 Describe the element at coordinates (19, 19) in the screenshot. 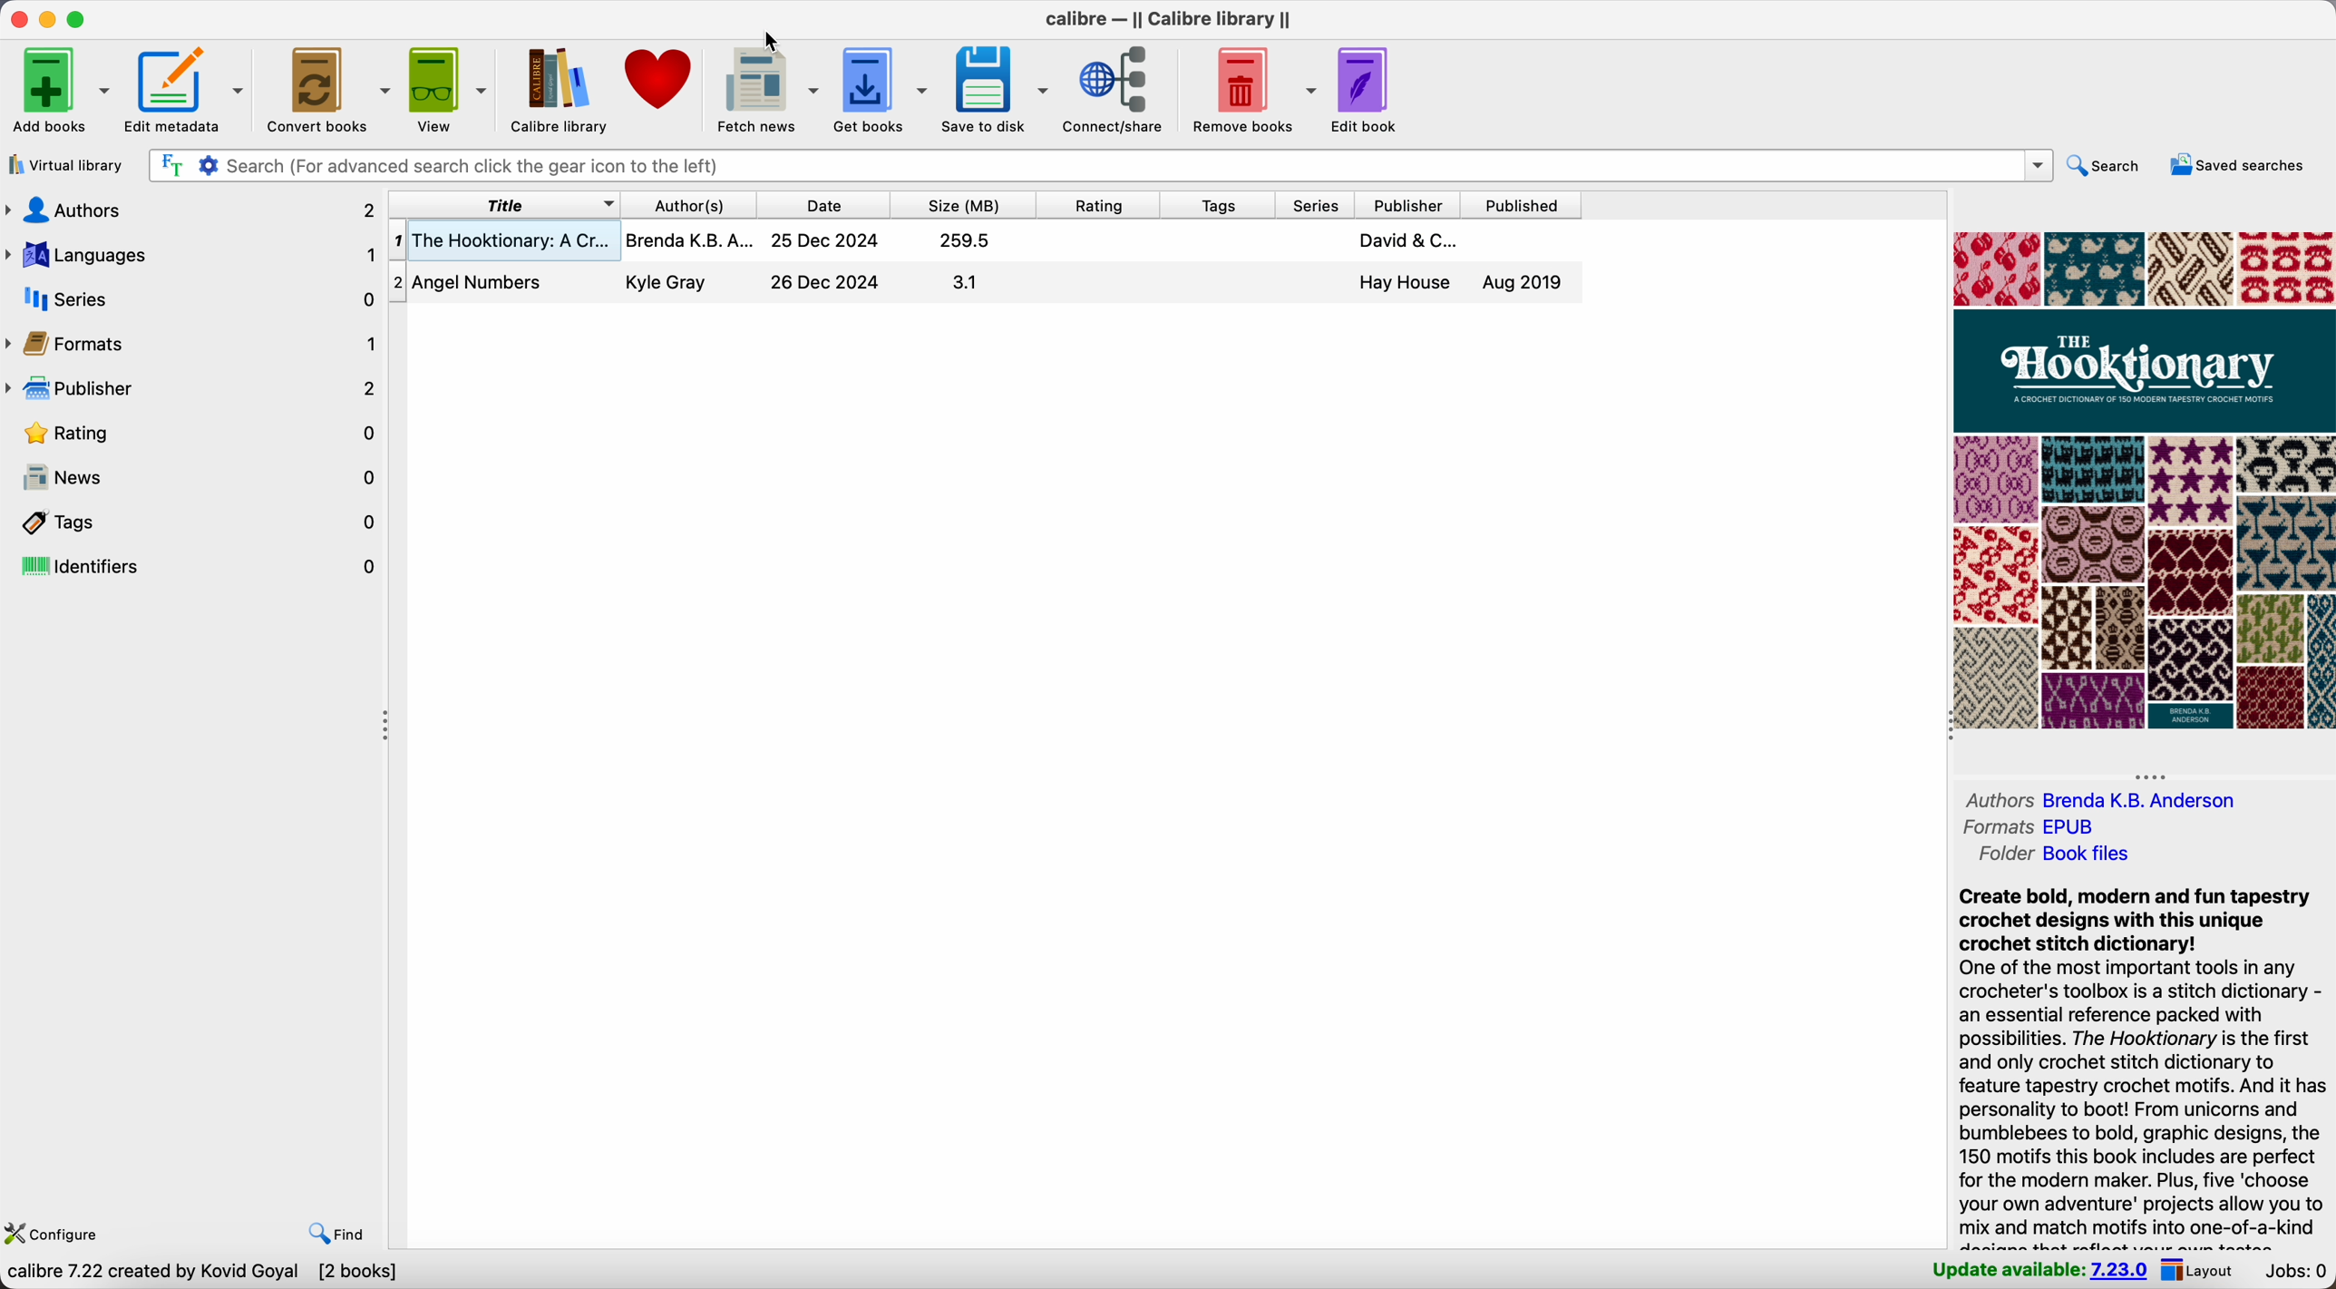

I see `close` at that location.